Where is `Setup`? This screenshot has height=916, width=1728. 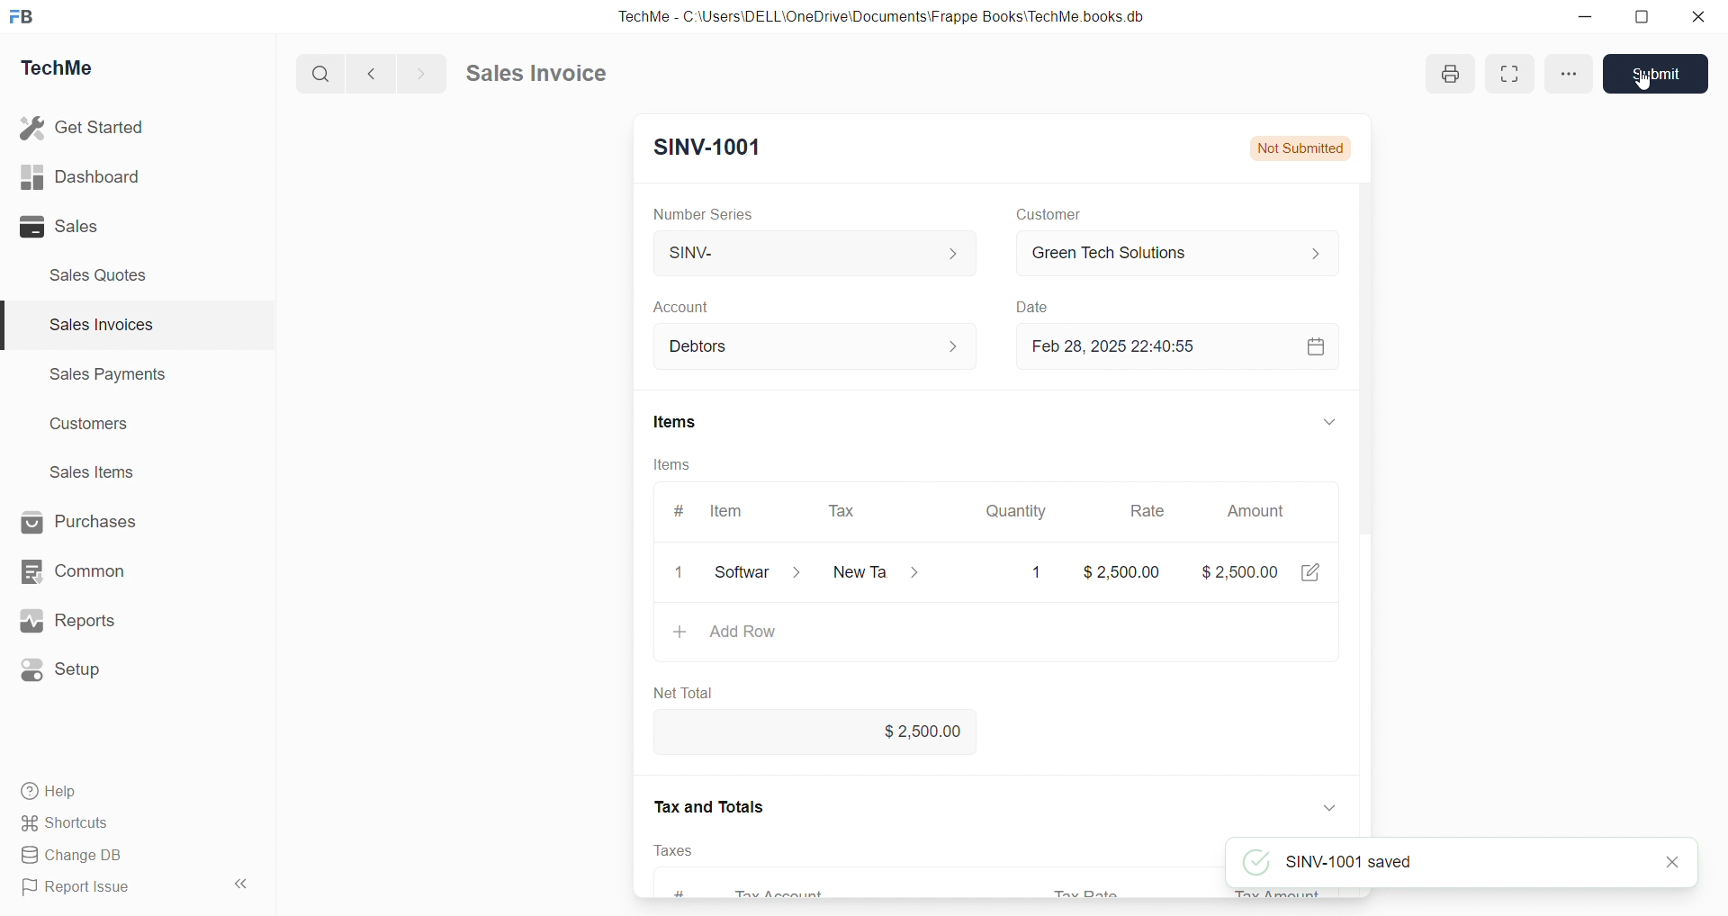 Setup is located at coordinates (63, 670).